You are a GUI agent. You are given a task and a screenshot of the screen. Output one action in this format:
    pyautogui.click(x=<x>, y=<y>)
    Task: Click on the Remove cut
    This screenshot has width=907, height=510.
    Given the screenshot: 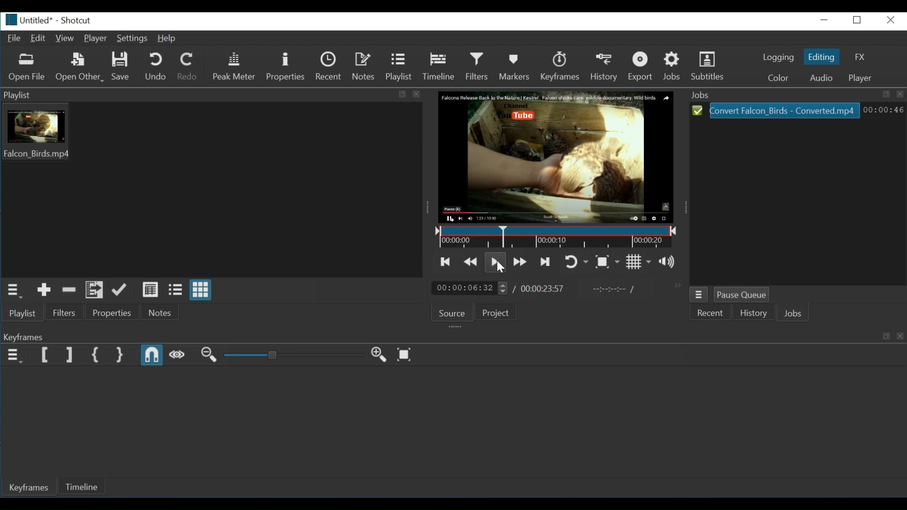 What is the action you would take?
    pyautogui.click(x=69, y=290)
    